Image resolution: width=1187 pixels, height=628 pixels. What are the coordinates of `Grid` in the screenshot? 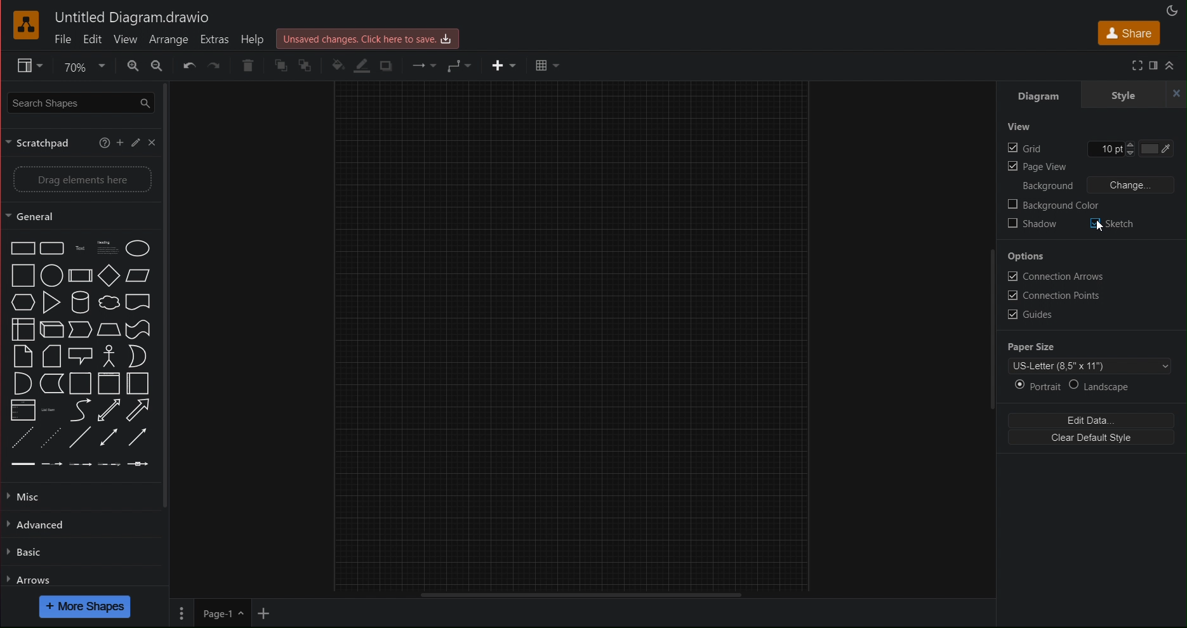 It's located at (1024, 148).